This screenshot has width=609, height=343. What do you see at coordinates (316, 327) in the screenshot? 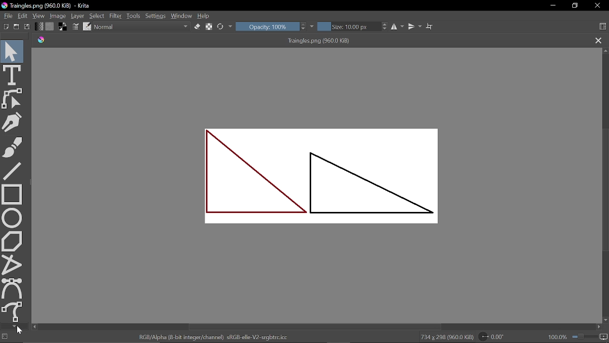
I see `Vertical scrollbar` at bounding box center [316, 327].